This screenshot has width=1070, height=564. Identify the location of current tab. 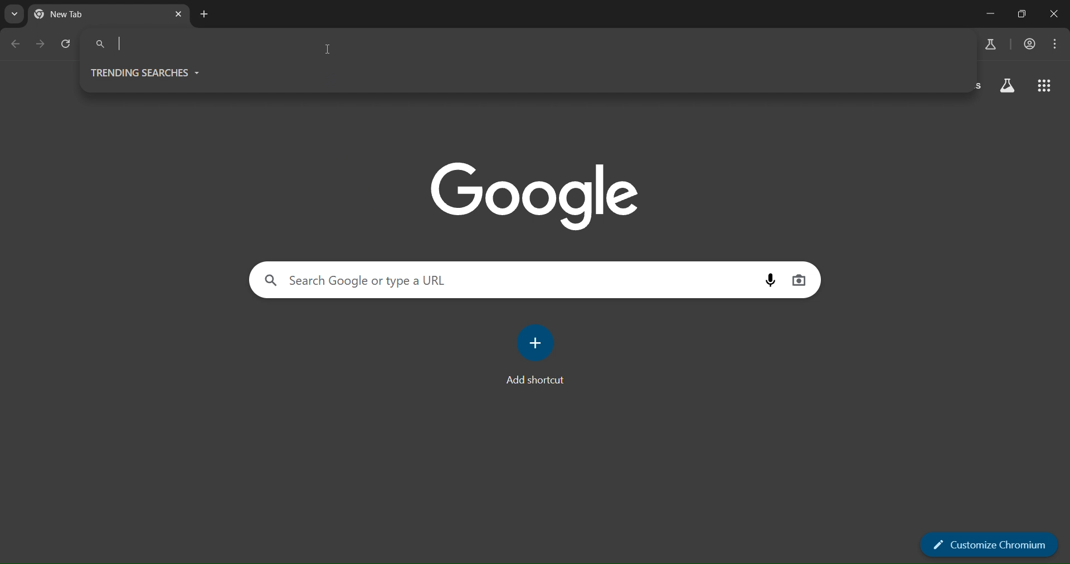
(87, 14).